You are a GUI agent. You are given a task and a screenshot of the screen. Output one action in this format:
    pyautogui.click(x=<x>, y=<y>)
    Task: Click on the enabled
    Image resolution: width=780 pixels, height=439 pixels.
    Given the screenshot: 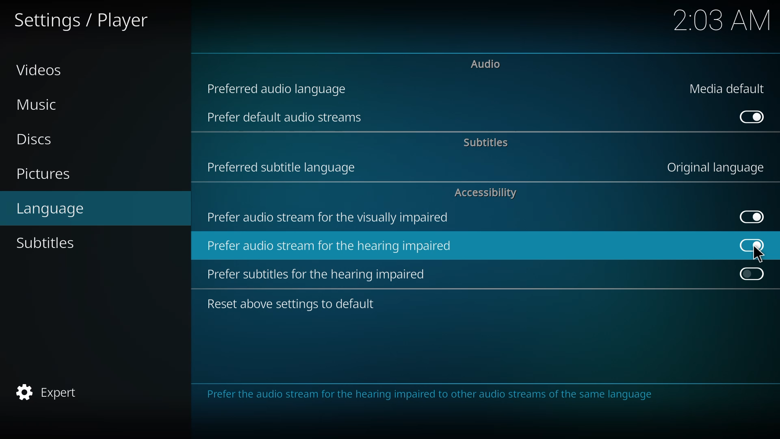 What is the action you would take?
    pyautogui.click(x=752, y=117)
    